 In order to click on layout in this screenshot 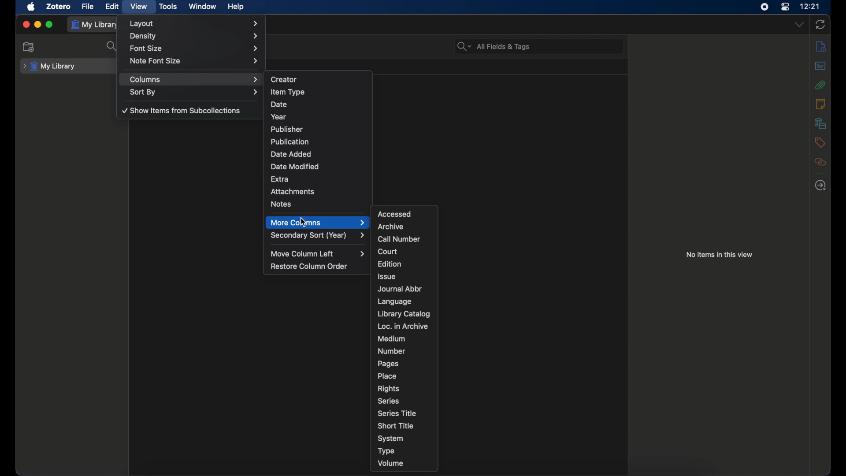, I will do `click(195, 23)`.